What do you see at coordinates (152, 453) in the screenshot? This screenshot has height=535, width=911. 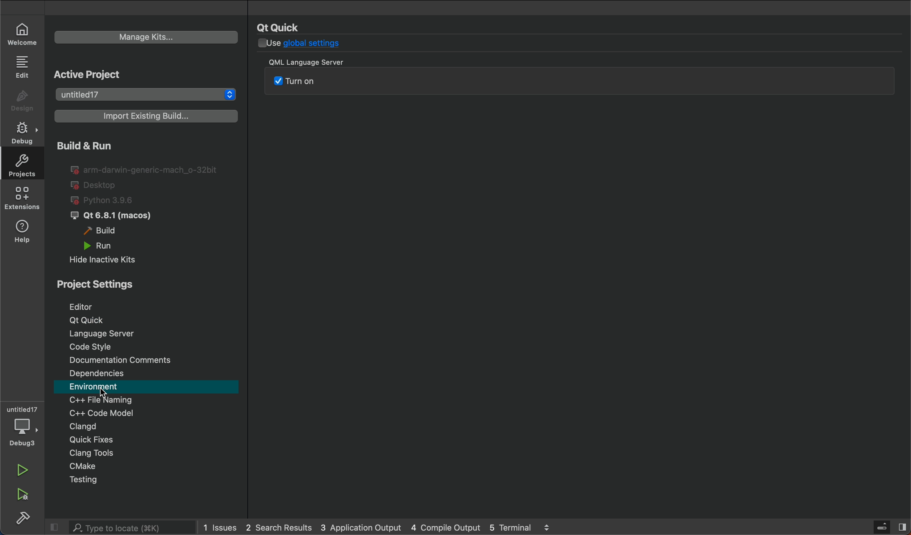 I see `Clang tool` at bounding box center [152, 453].